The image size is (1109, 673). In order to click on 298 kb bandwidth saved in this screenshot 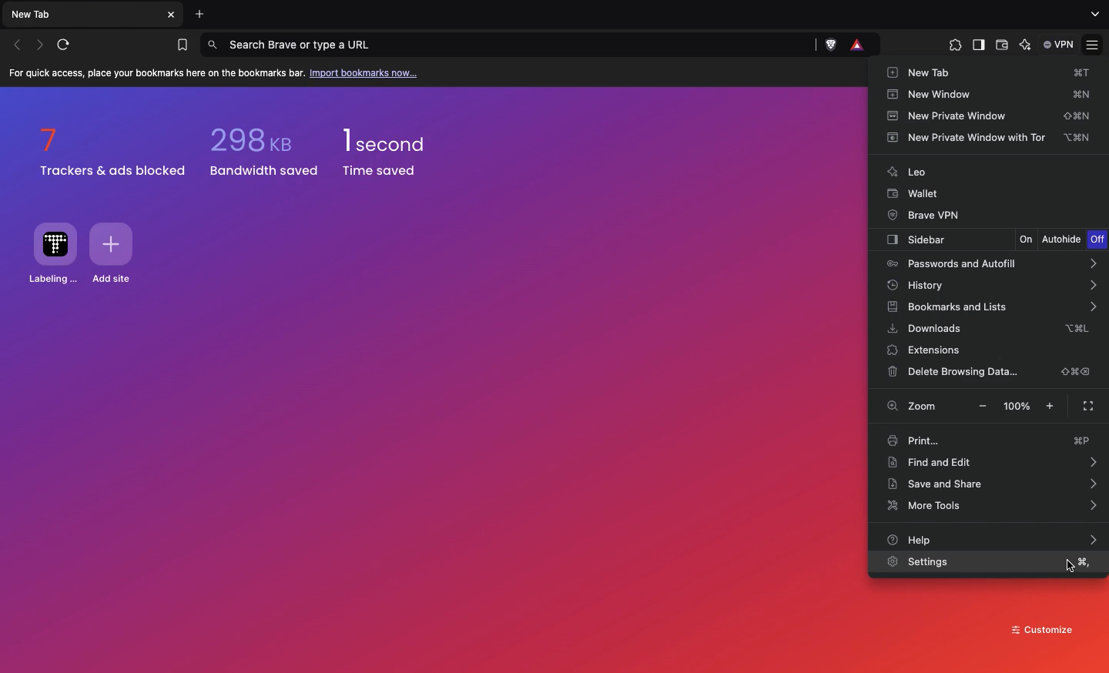, I will do `click(263, 153)`.